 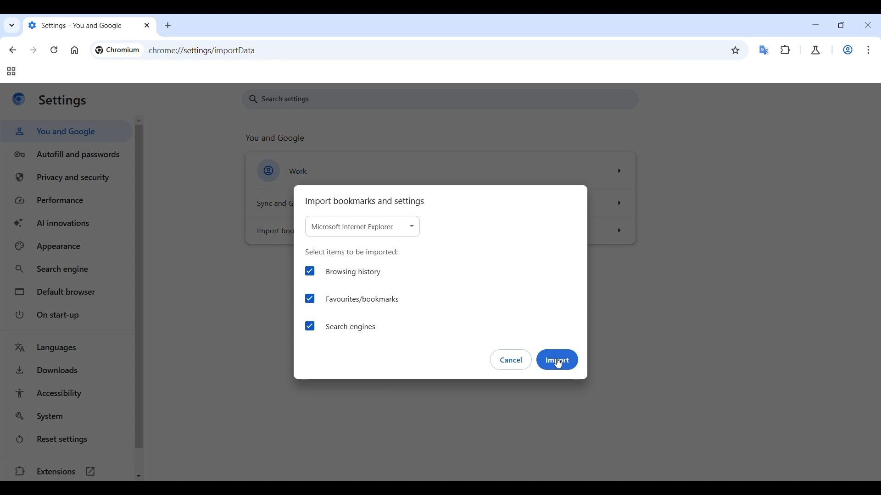 I want to click on Go to homepage, so click(x=74, y=50).